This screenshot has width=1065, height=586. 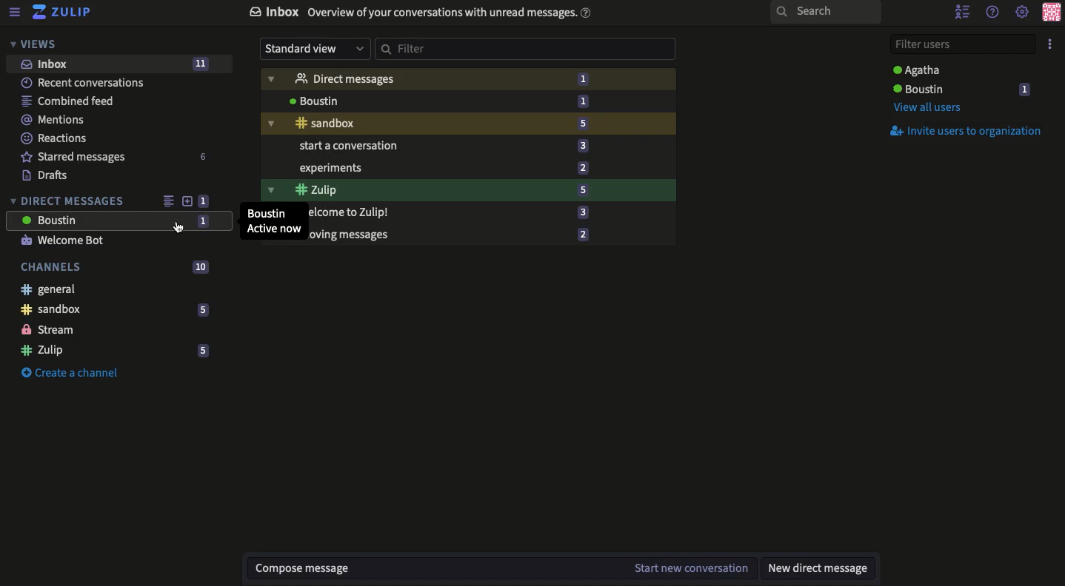 I want to click on User 1, so click(x=921, y=70).